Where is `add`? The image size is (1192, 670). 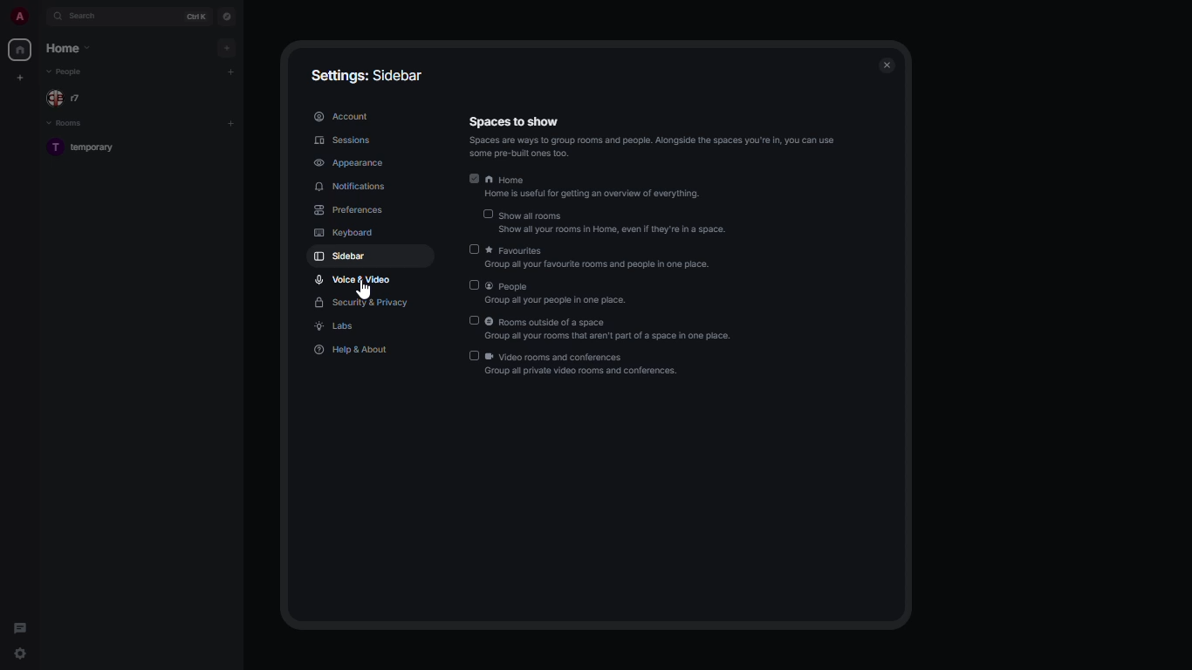 add is located at coordinates (230, 123).